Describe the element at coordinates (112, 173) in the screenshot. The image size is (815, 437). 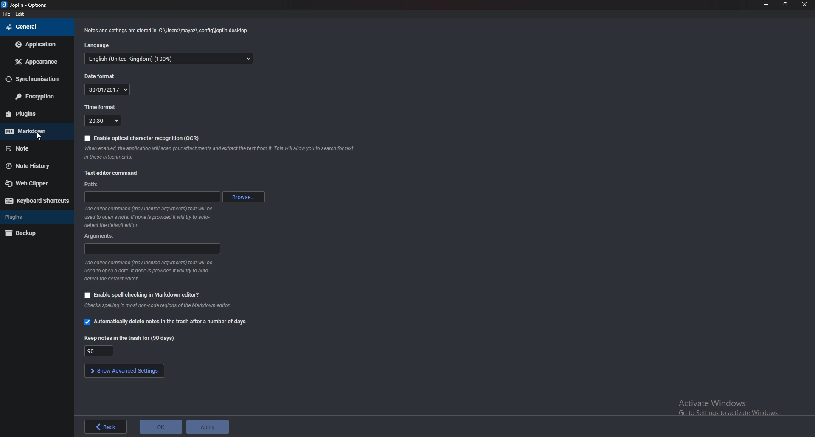
I see `Text editor command` at that location.